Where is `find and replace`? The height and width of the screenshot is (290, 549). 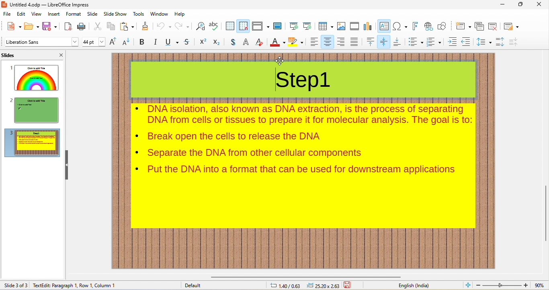
find and replace is located at coordinates (201, 26).